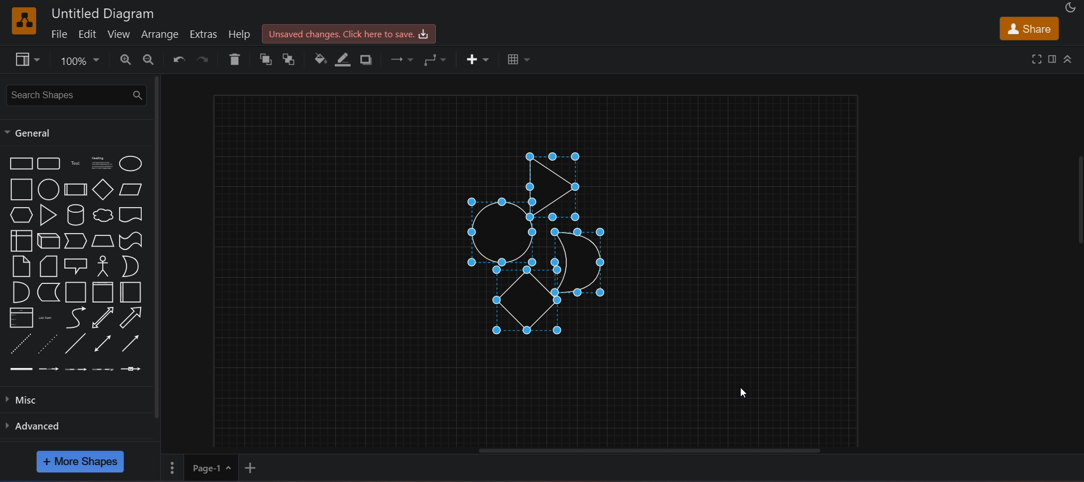 Image resolution: width=1084 pixels, height=482 pixels. I want to click on untitled diagram, so click(104, 12).